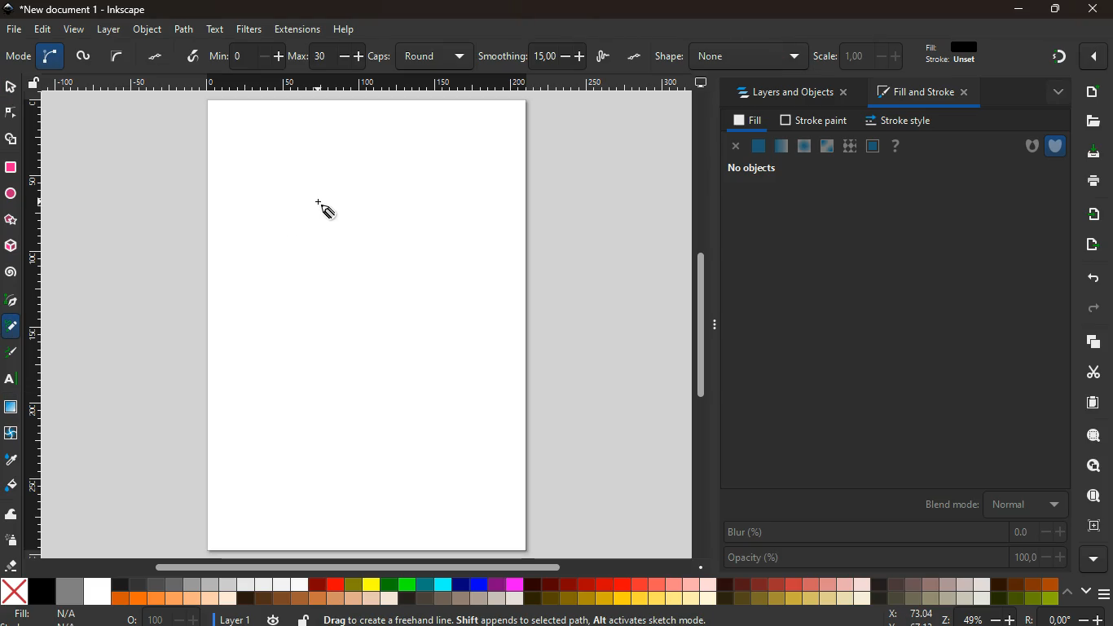  What do you see at coordinates (163, 619) in the screenshot?
I see `o` at bounding box center [163, 619].